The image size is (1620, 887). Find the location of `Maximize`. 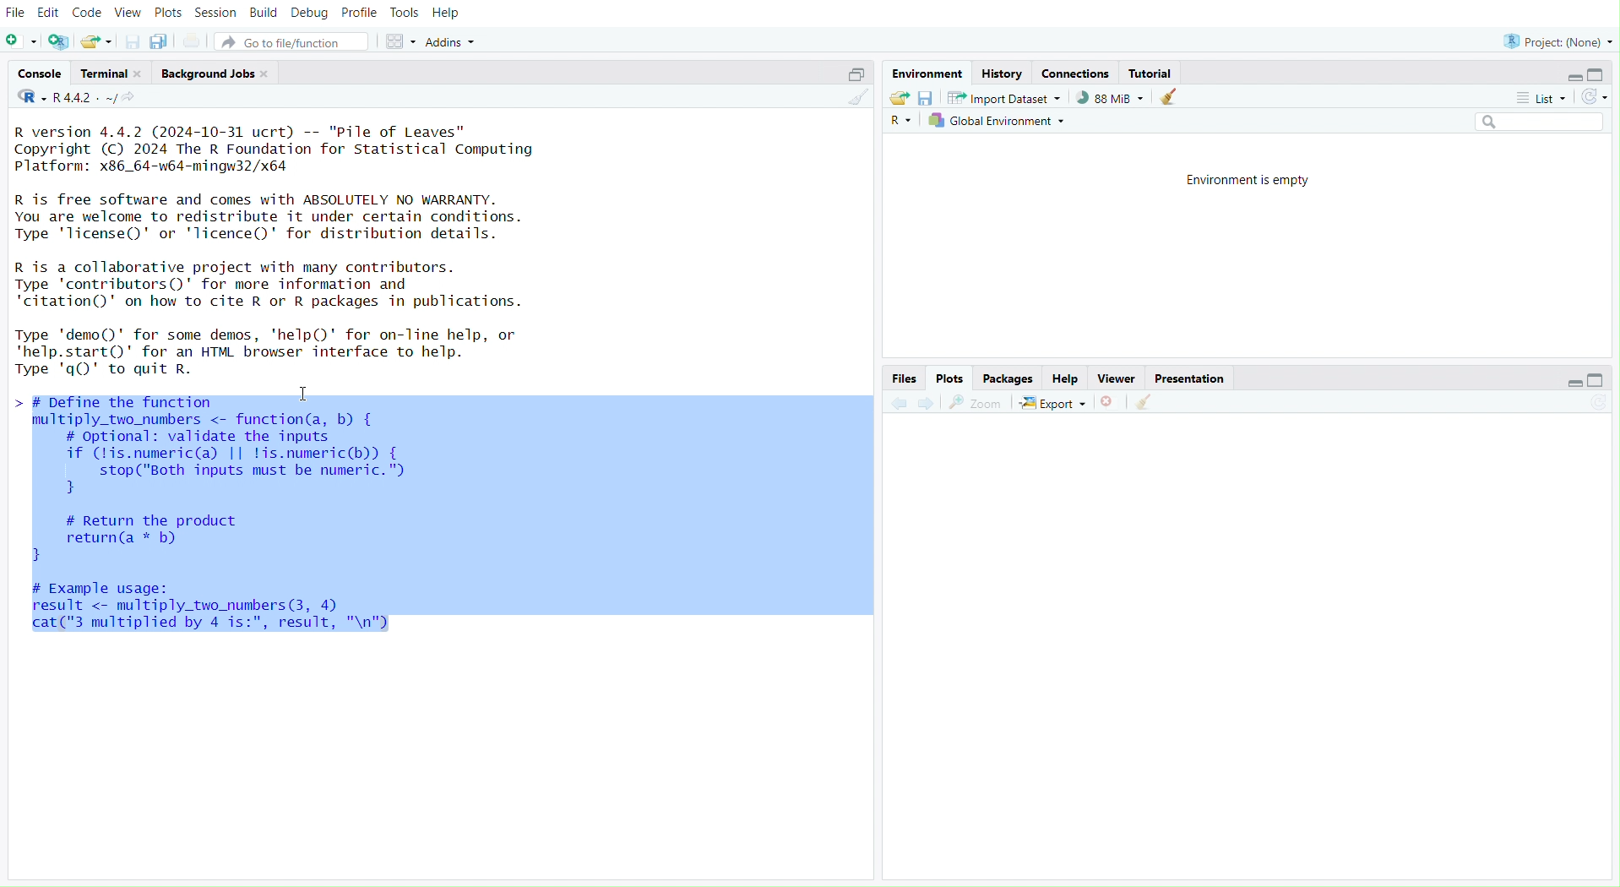

Maximize is located at coordinates (852, 76).